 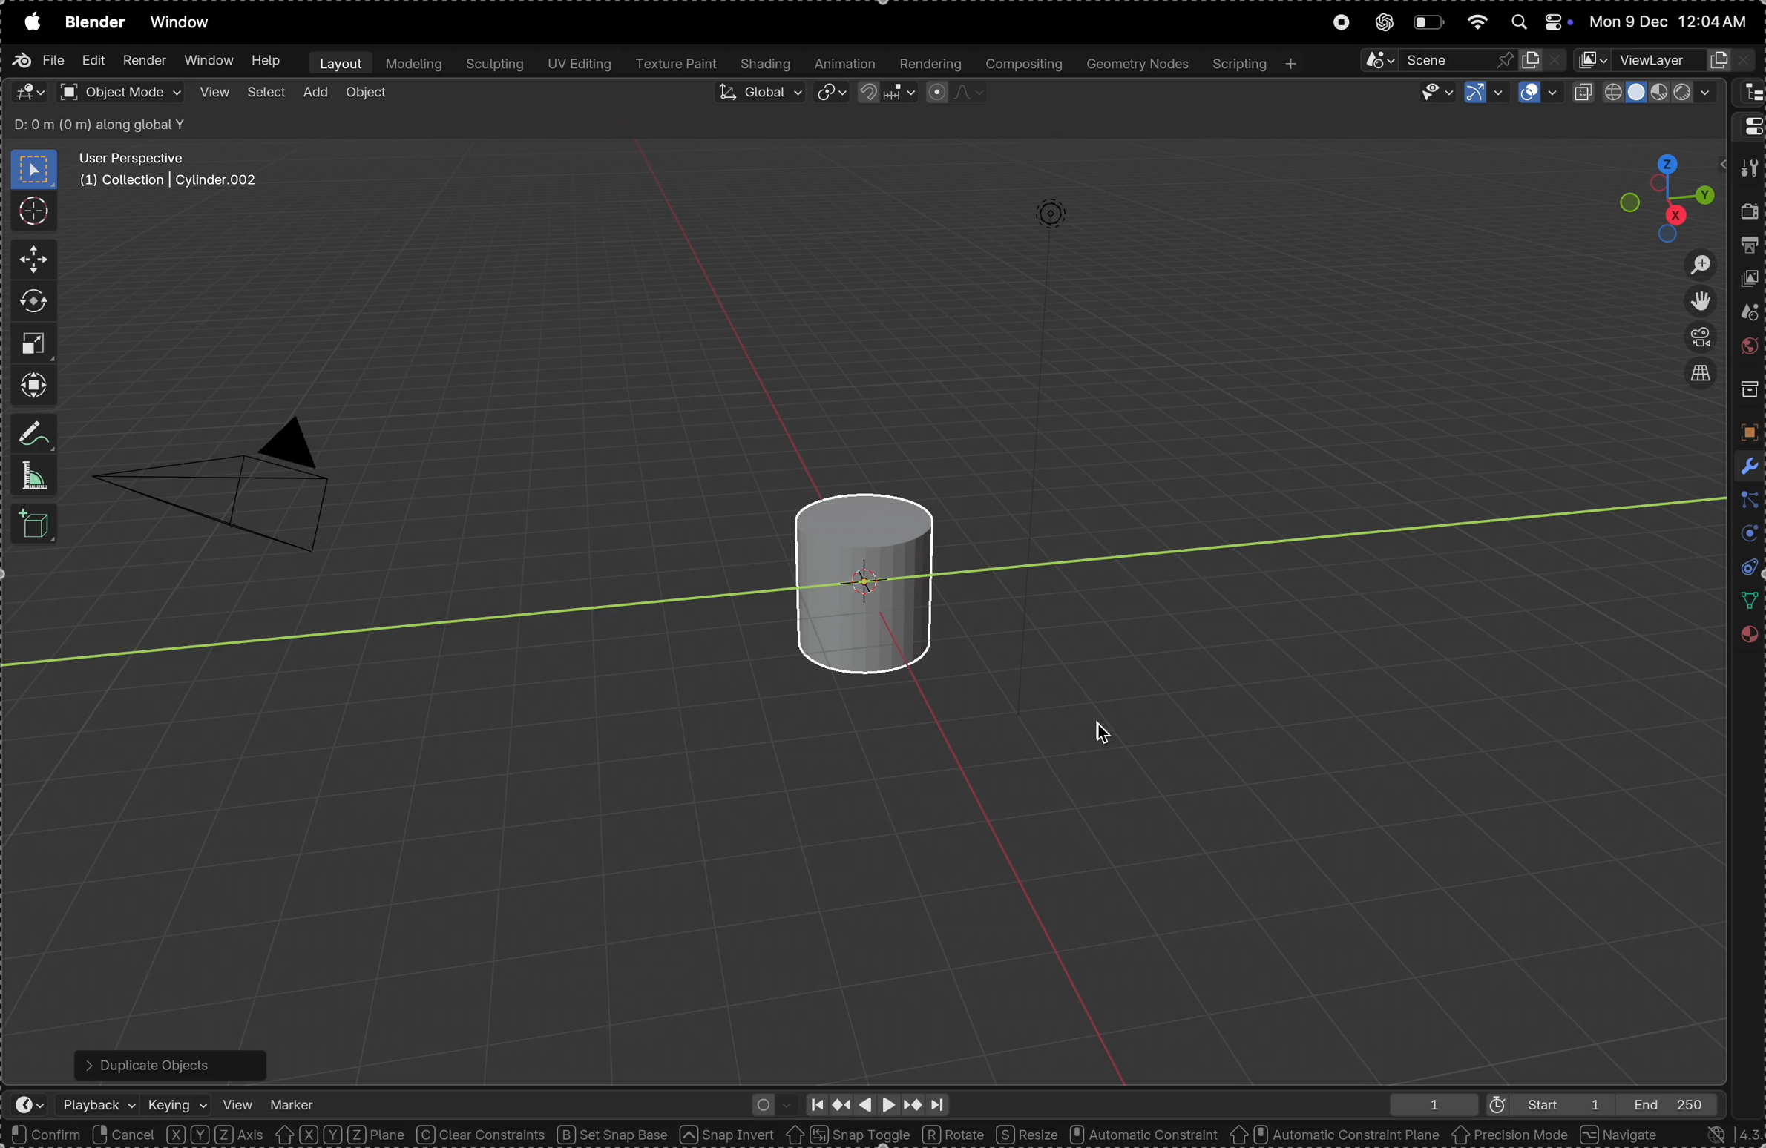 What do you see at coordinates (1104, 729) in the screenshot?
I see `cusor` at bounding box center [1104, 729].